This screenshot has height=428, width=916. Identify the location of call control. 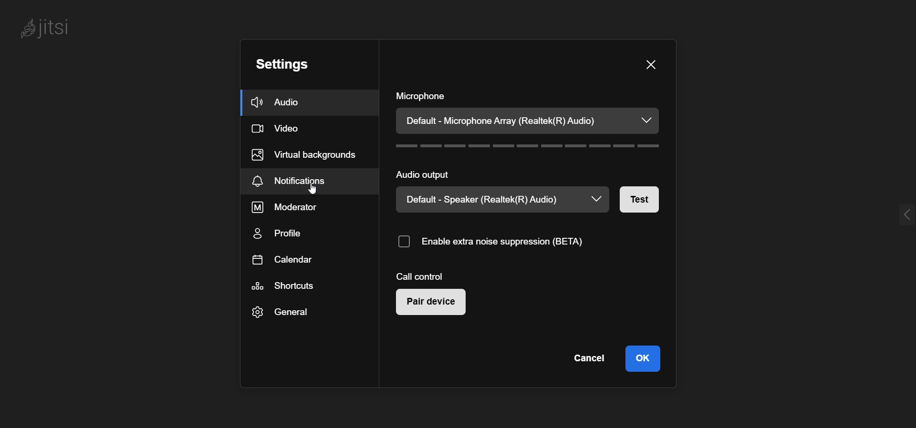
(420, 274).